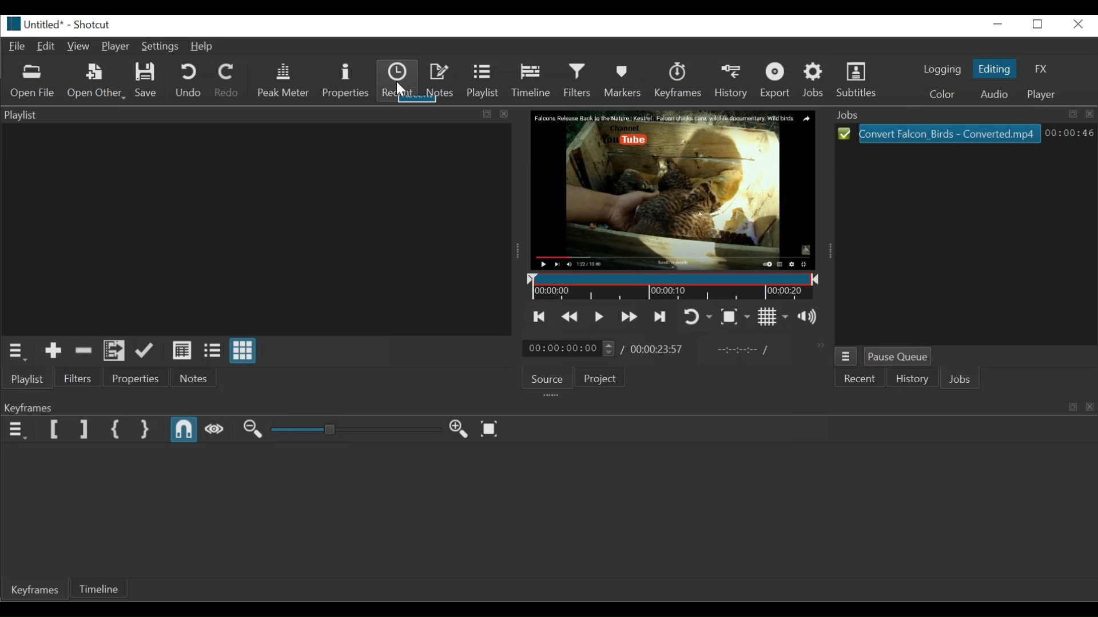  What do you see at coordinates (604, 377) in the screenshot?
I see `Project` at bounding box center [604, 377].